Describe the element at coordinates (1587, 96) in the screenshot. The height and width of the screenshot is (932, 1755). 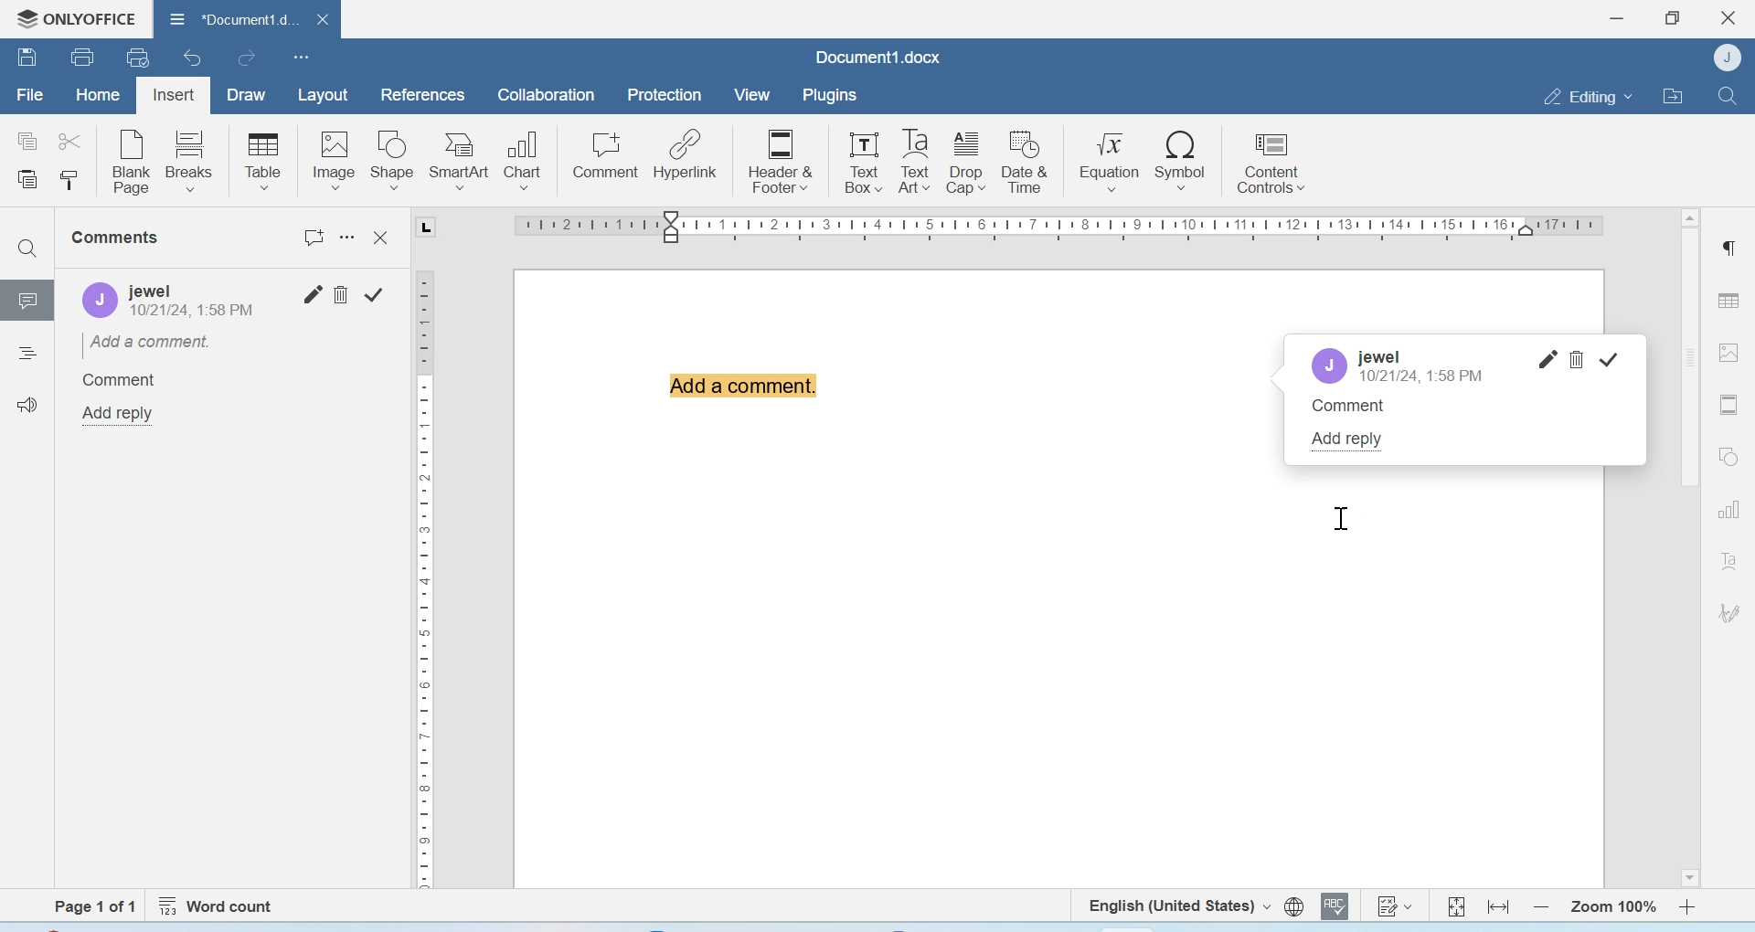
I see `Editing` at that location.